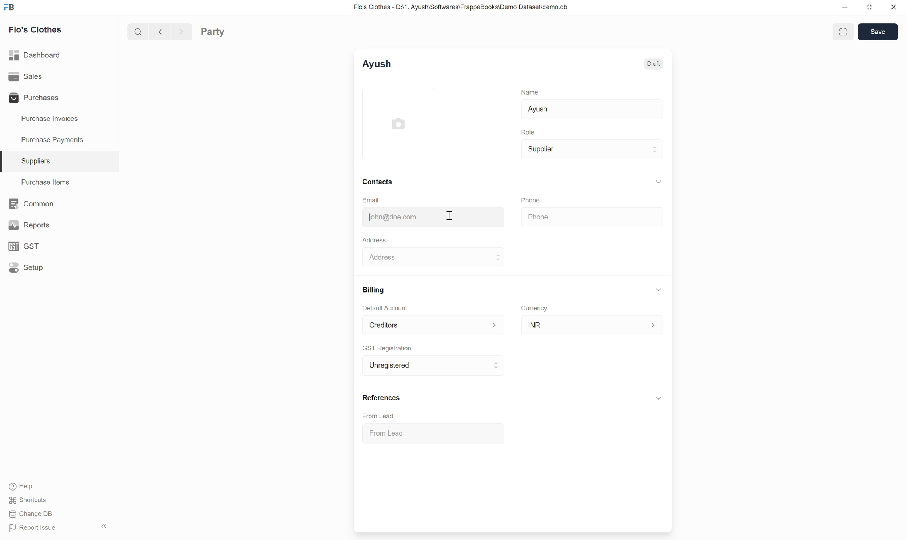  What do you see at coordinates (878, 32) in the screenshot?
I see `Save` at bounding box center [878, 32].